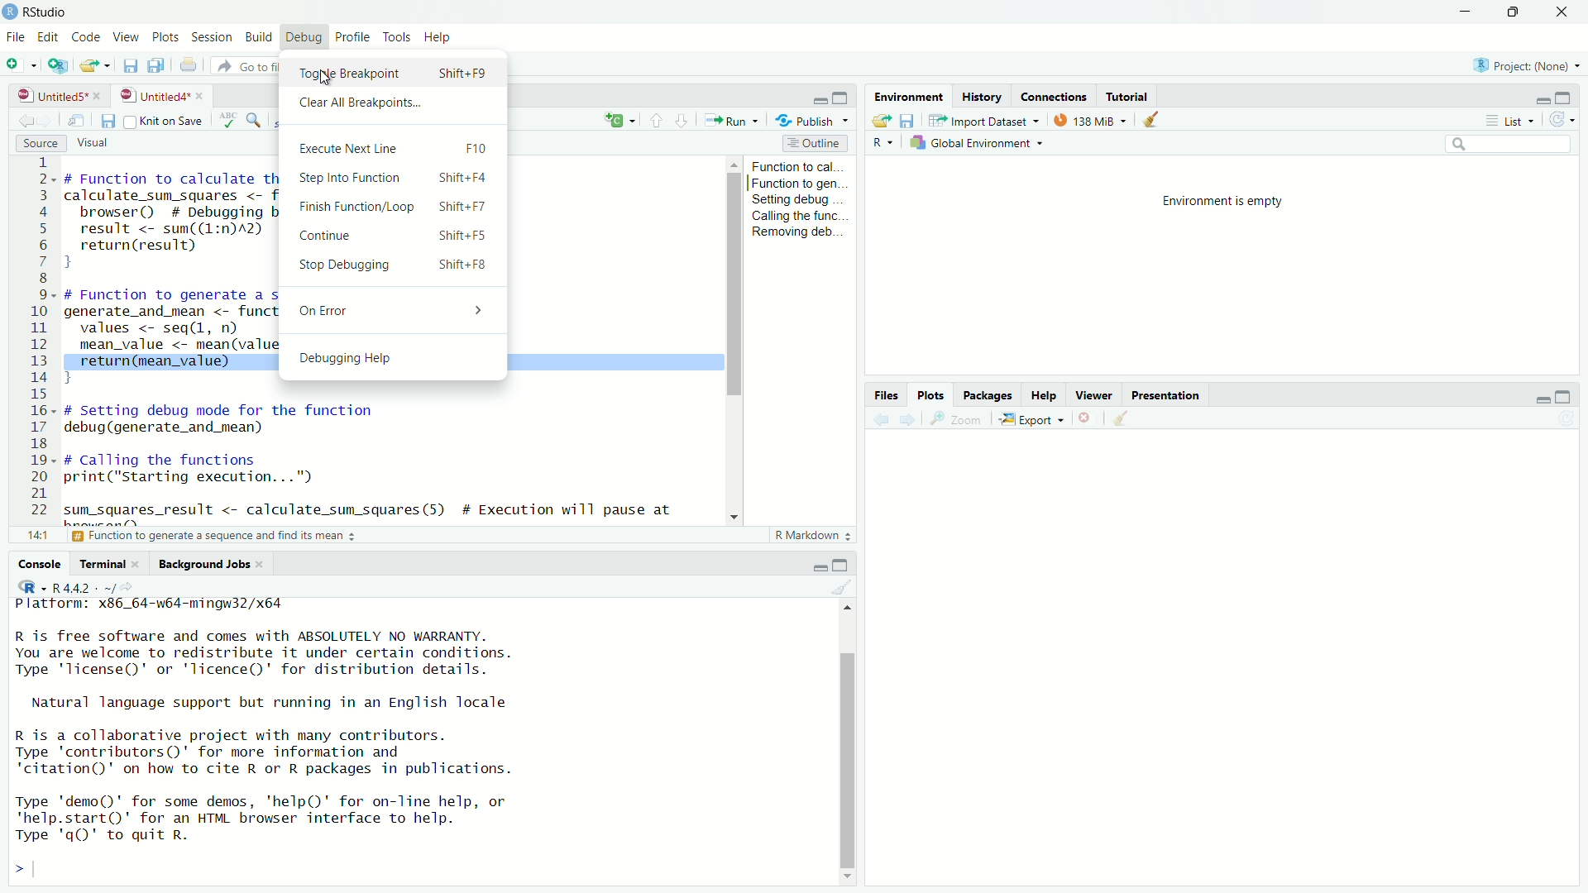 Image resolution: width=1588 pixels, height=893 pixels. I want to click on save current document, so click(107, 120).